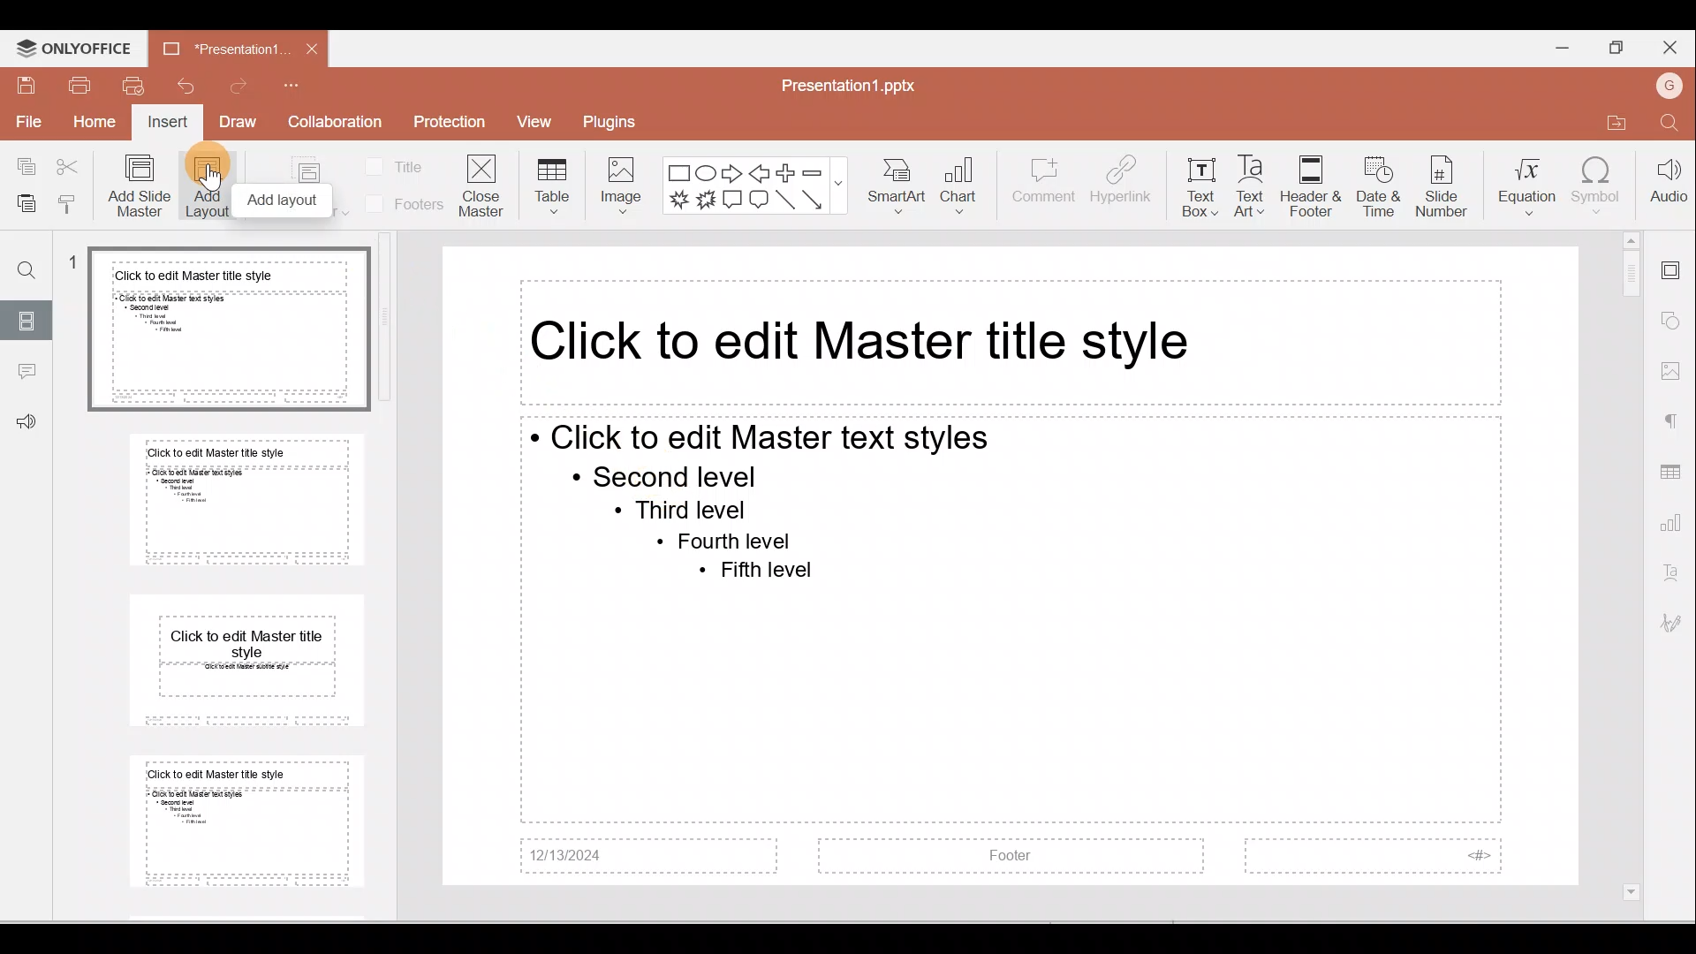 This screenshot has height=954, width=1696. What do you see at coordinates (218, 46) in the screenshot?
I see `Document name` at bounding box center [218, 46].